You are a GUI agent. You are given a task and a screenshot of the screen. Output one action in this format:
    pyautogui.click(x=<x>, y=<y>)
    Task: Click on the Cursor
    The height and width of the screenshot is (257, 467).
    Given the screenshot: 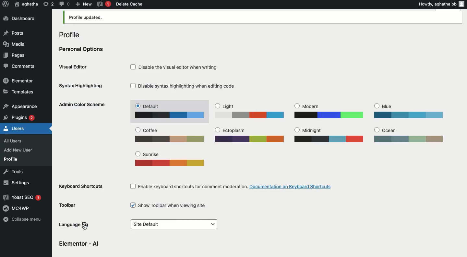 What is the action you would take?
    pyautogui.click(x=85, y=227)
    